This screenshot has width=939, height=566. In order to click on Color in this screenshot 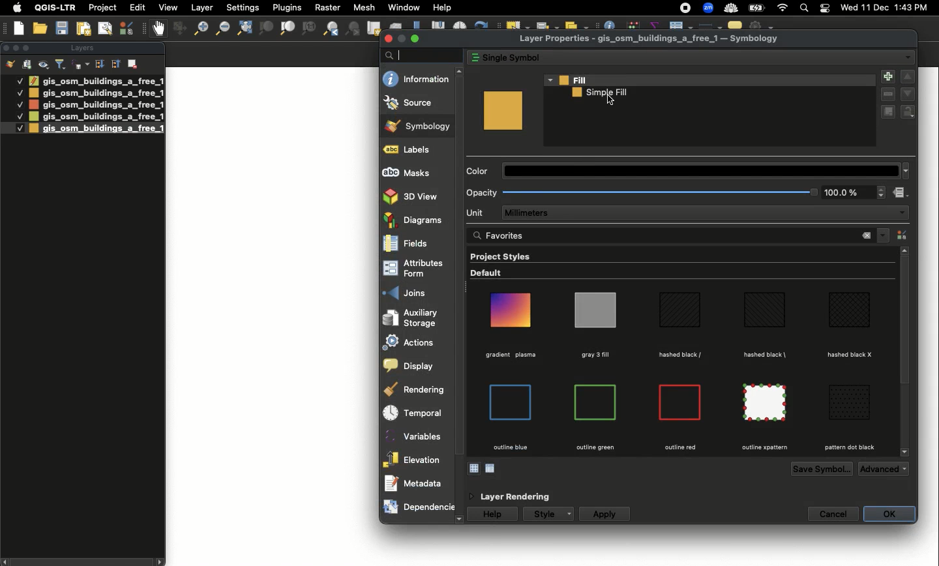, I will do `click(683, 171)`.